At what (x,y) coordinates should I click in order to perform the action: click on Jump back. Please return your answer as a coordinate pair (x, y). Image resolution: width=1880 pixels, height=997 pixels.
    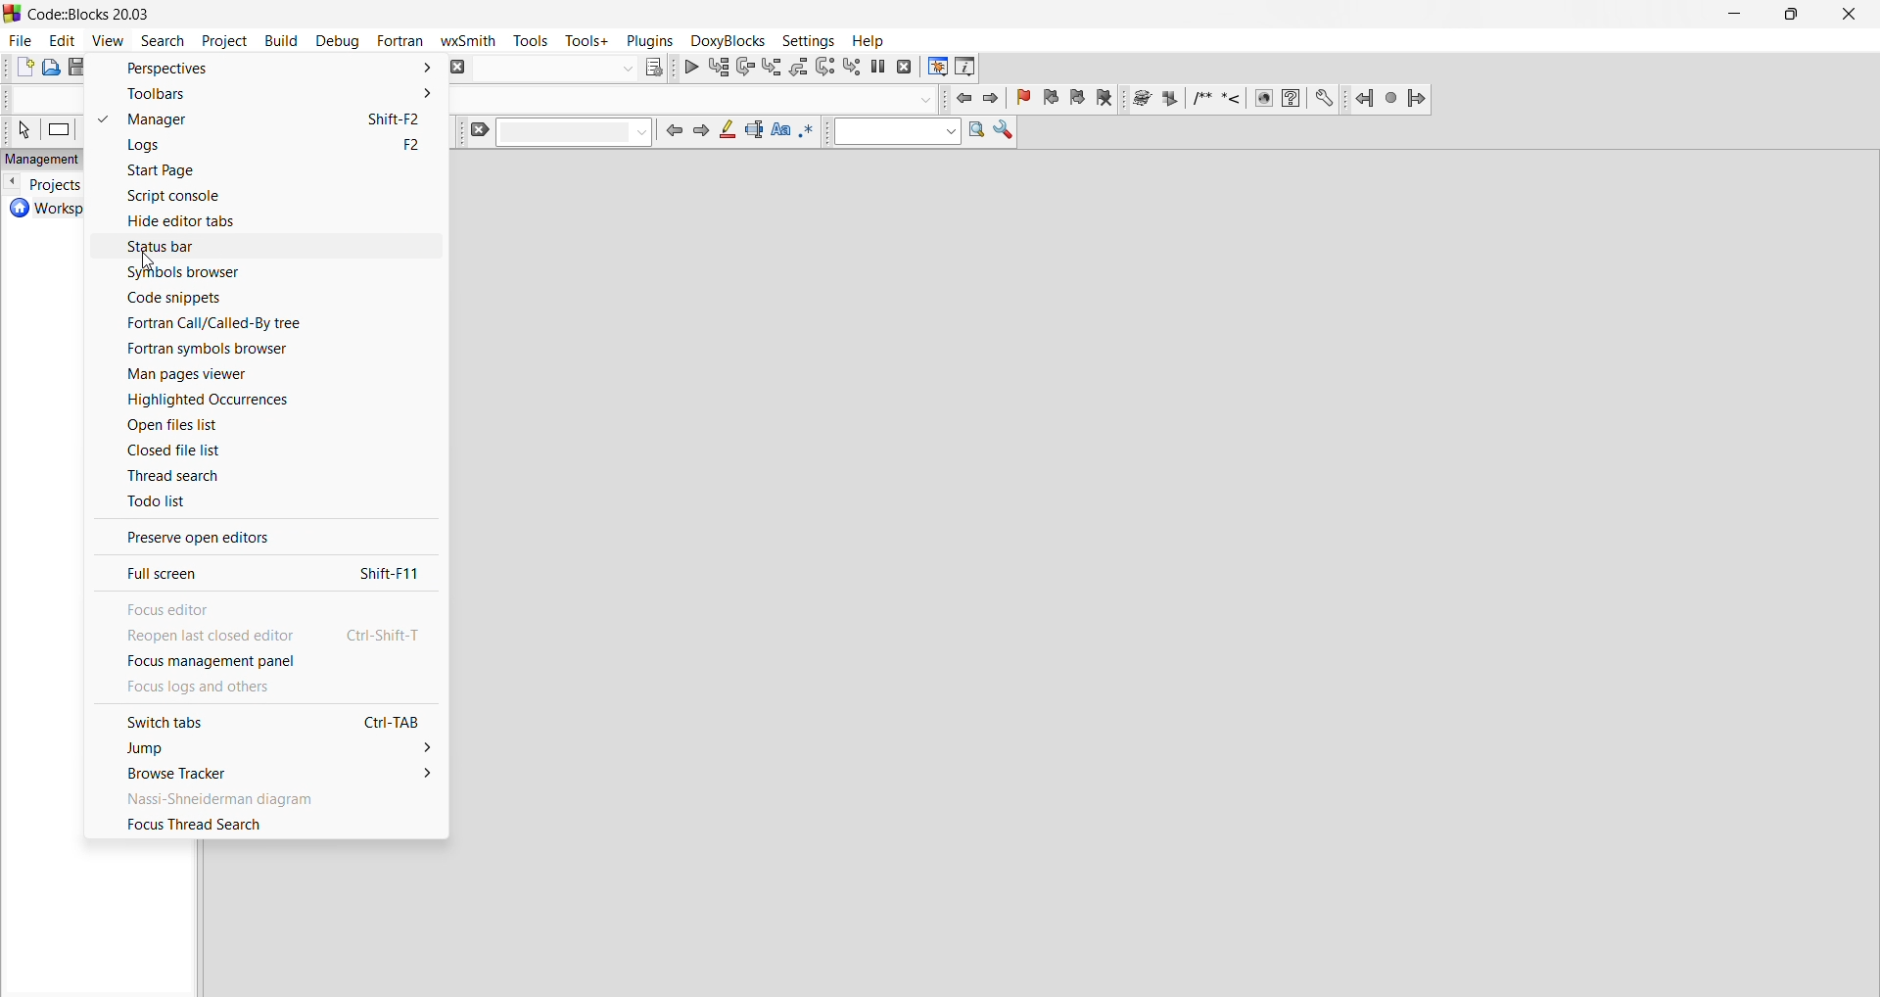
    Looking at the image, I should click on (1362, 101).